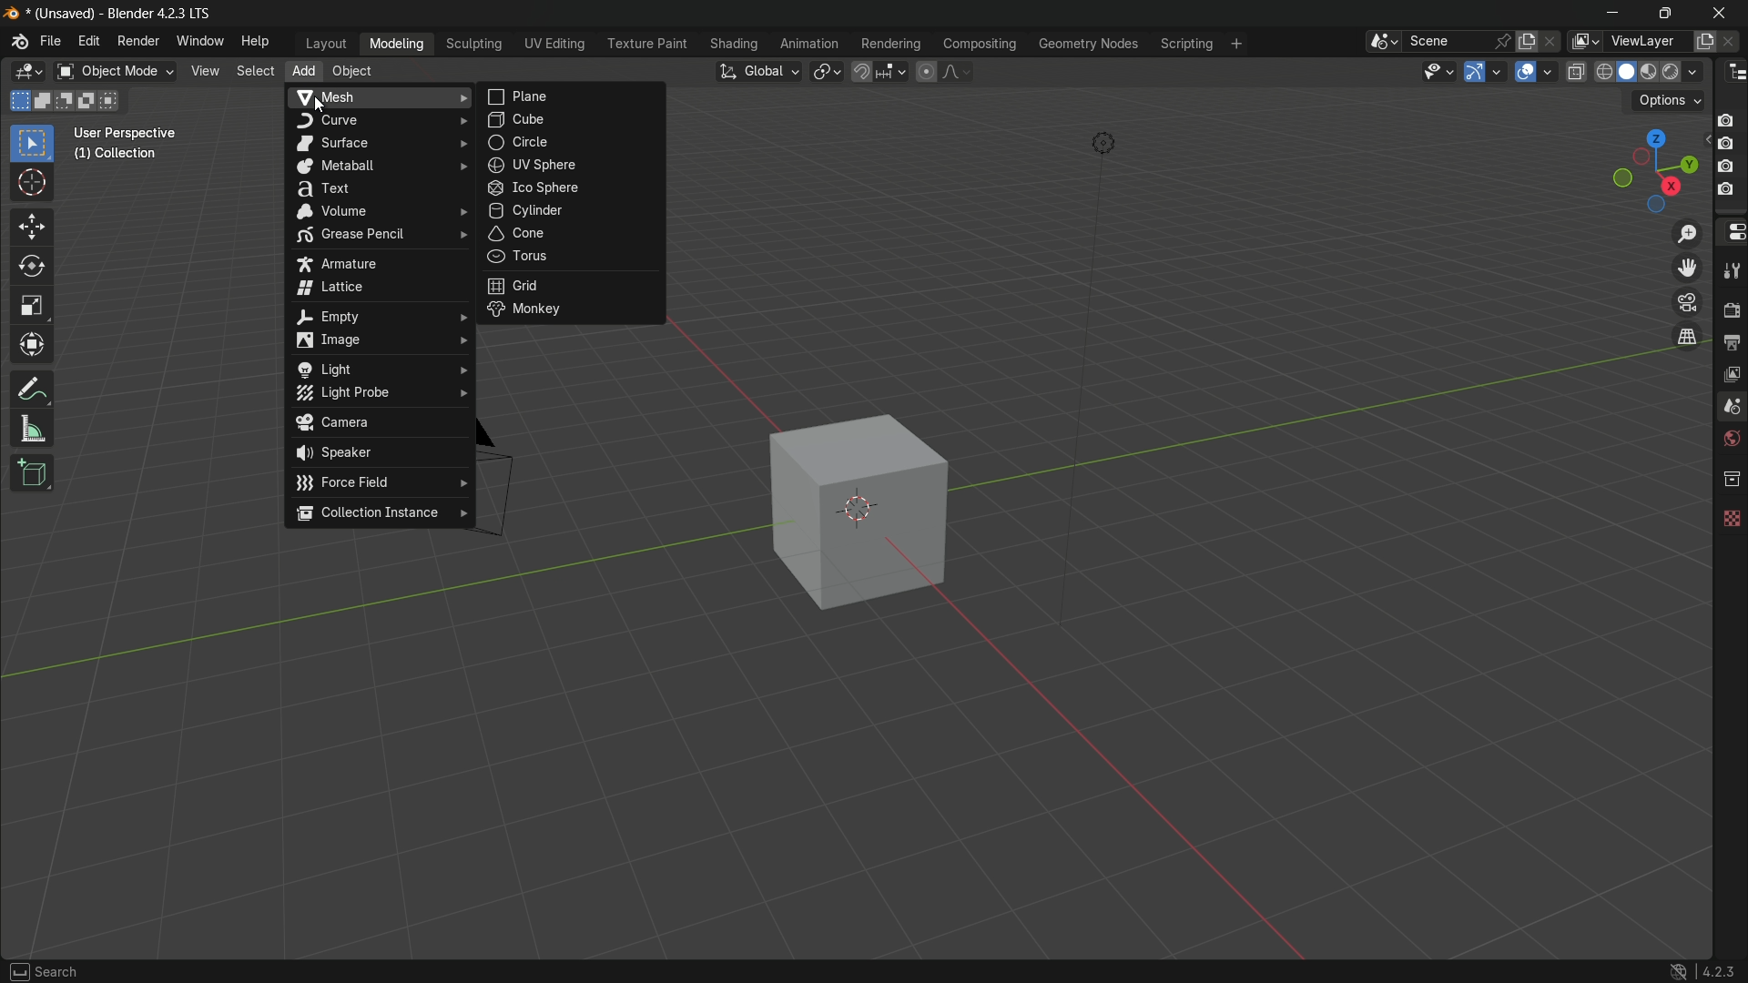  I want to click on 4.2.3, so click(1719, 970).